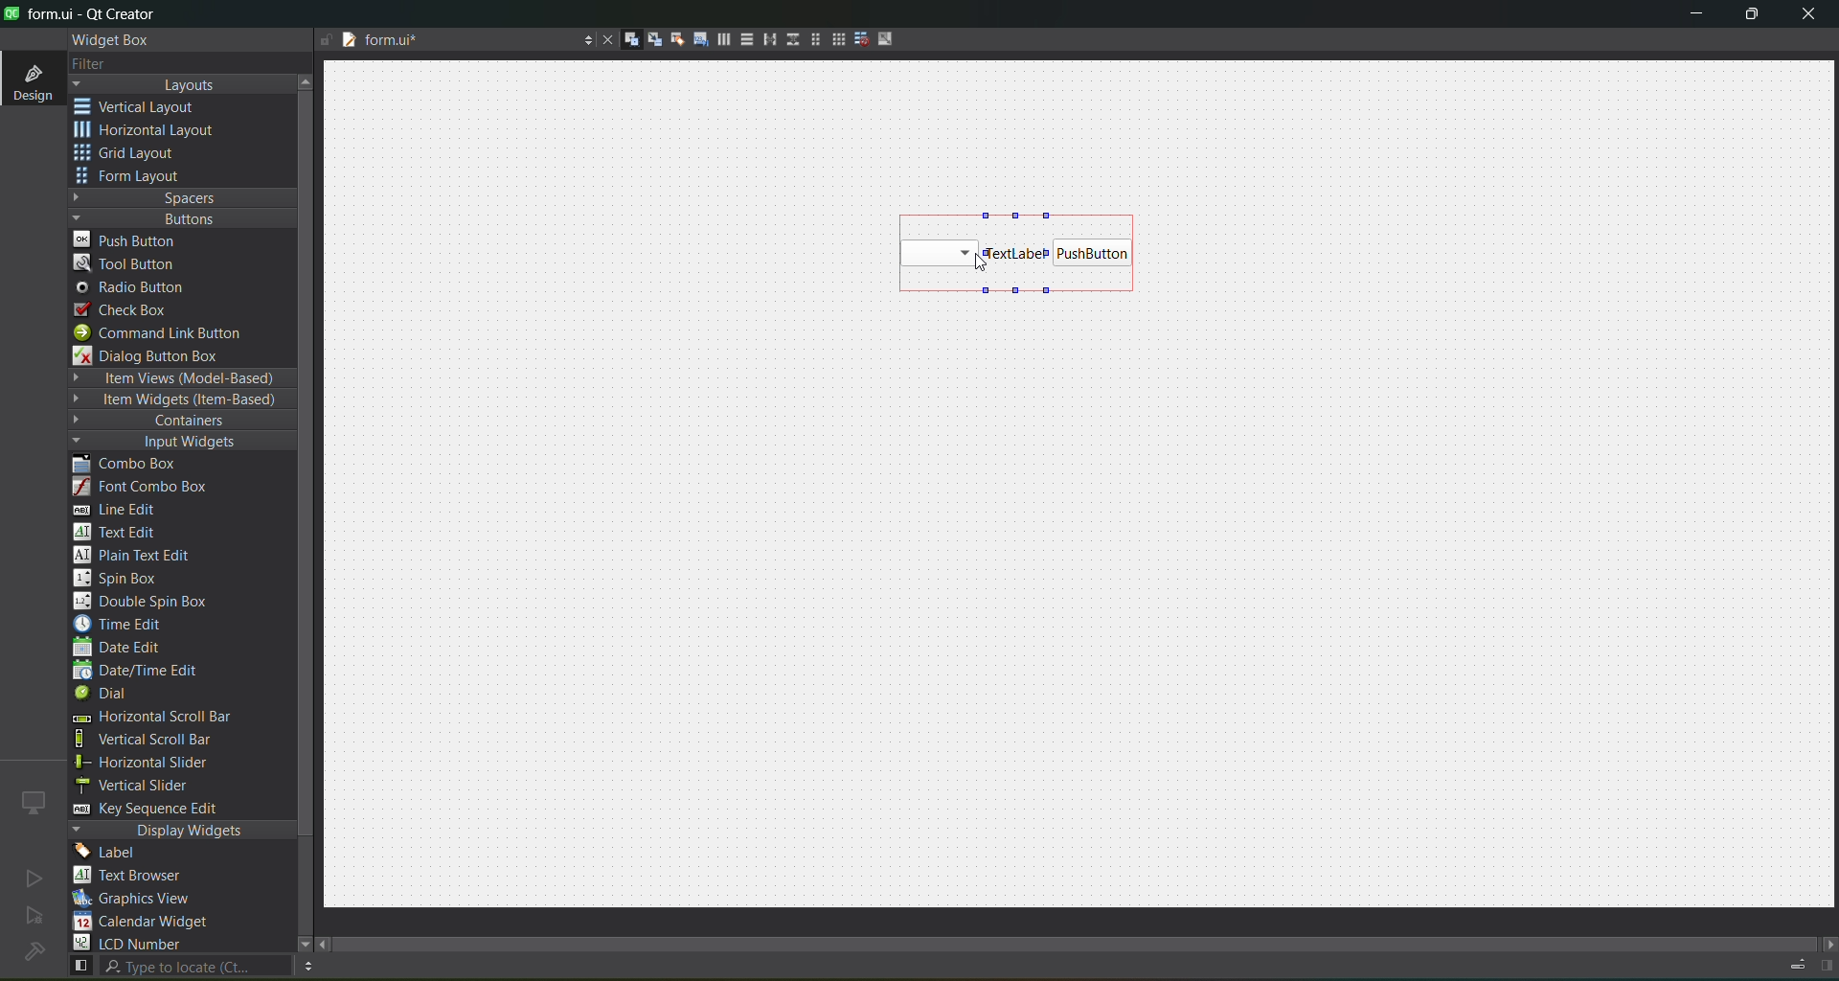 This screenshot has height=981, width=1839. I want to click on grid, so click(137, 155).